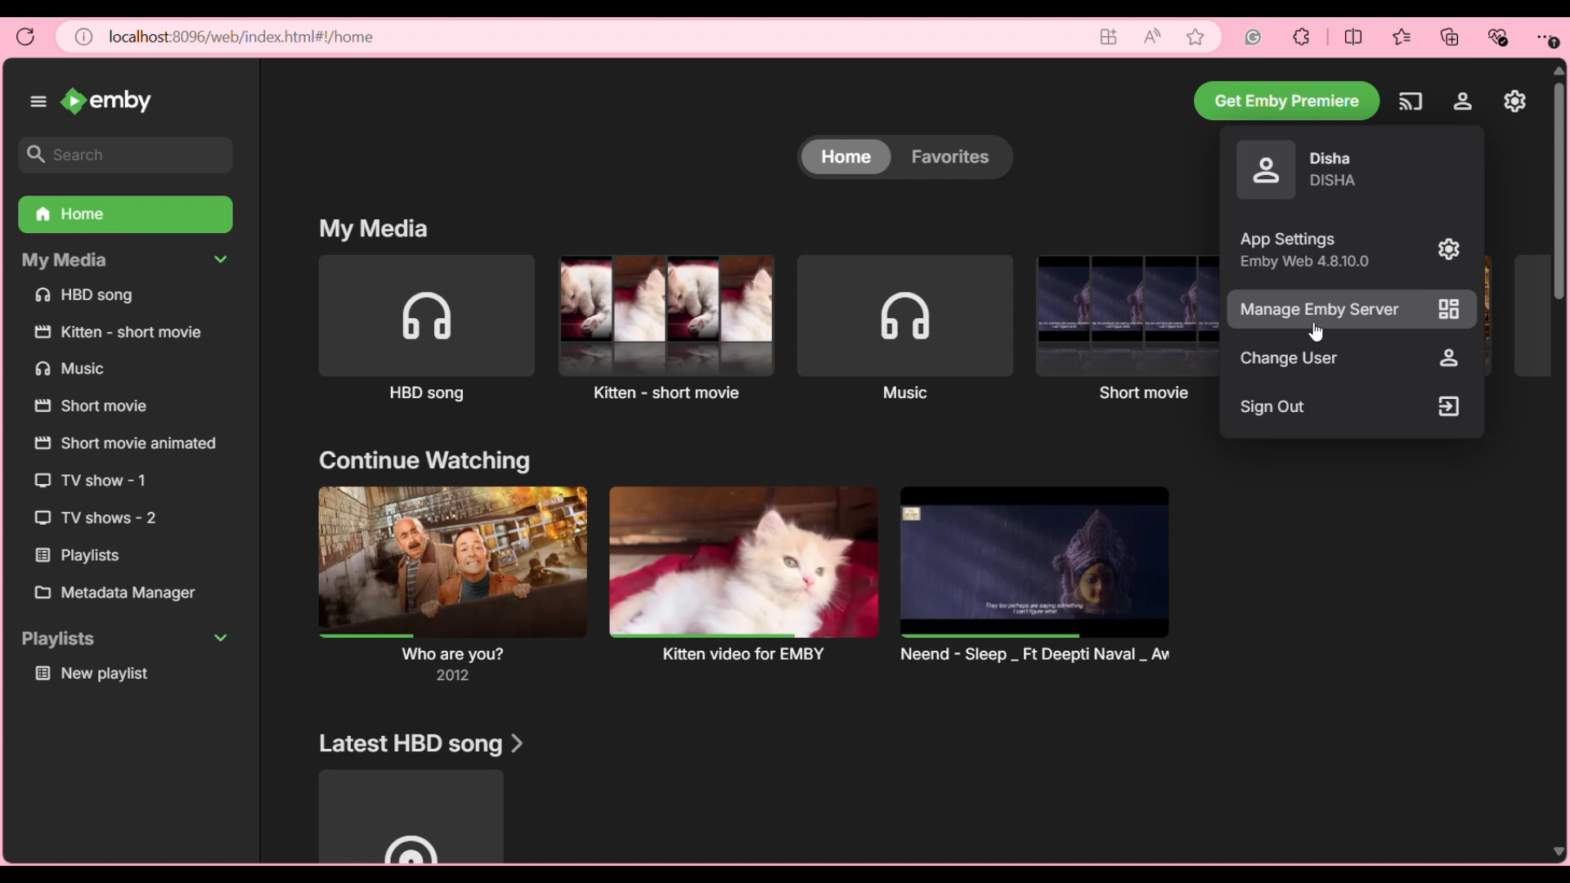 The width and height of the screenshot is (1570, 883). What do you see at coordinates (96, 520) in the screenshot?
I see `TV shows-2` at bounding box center [96, 520].